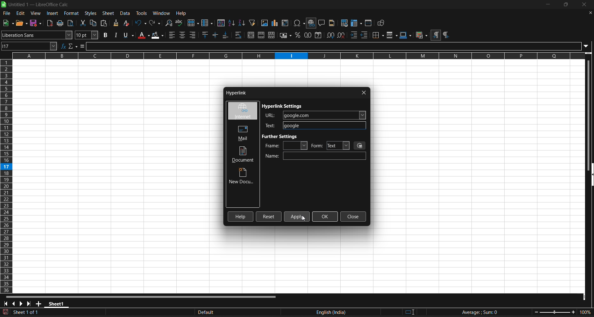 The height and width of the screenshot is (317, 594). Describe the element at coordinates (338, 45) in the screenshot. I see `input line` at that location.